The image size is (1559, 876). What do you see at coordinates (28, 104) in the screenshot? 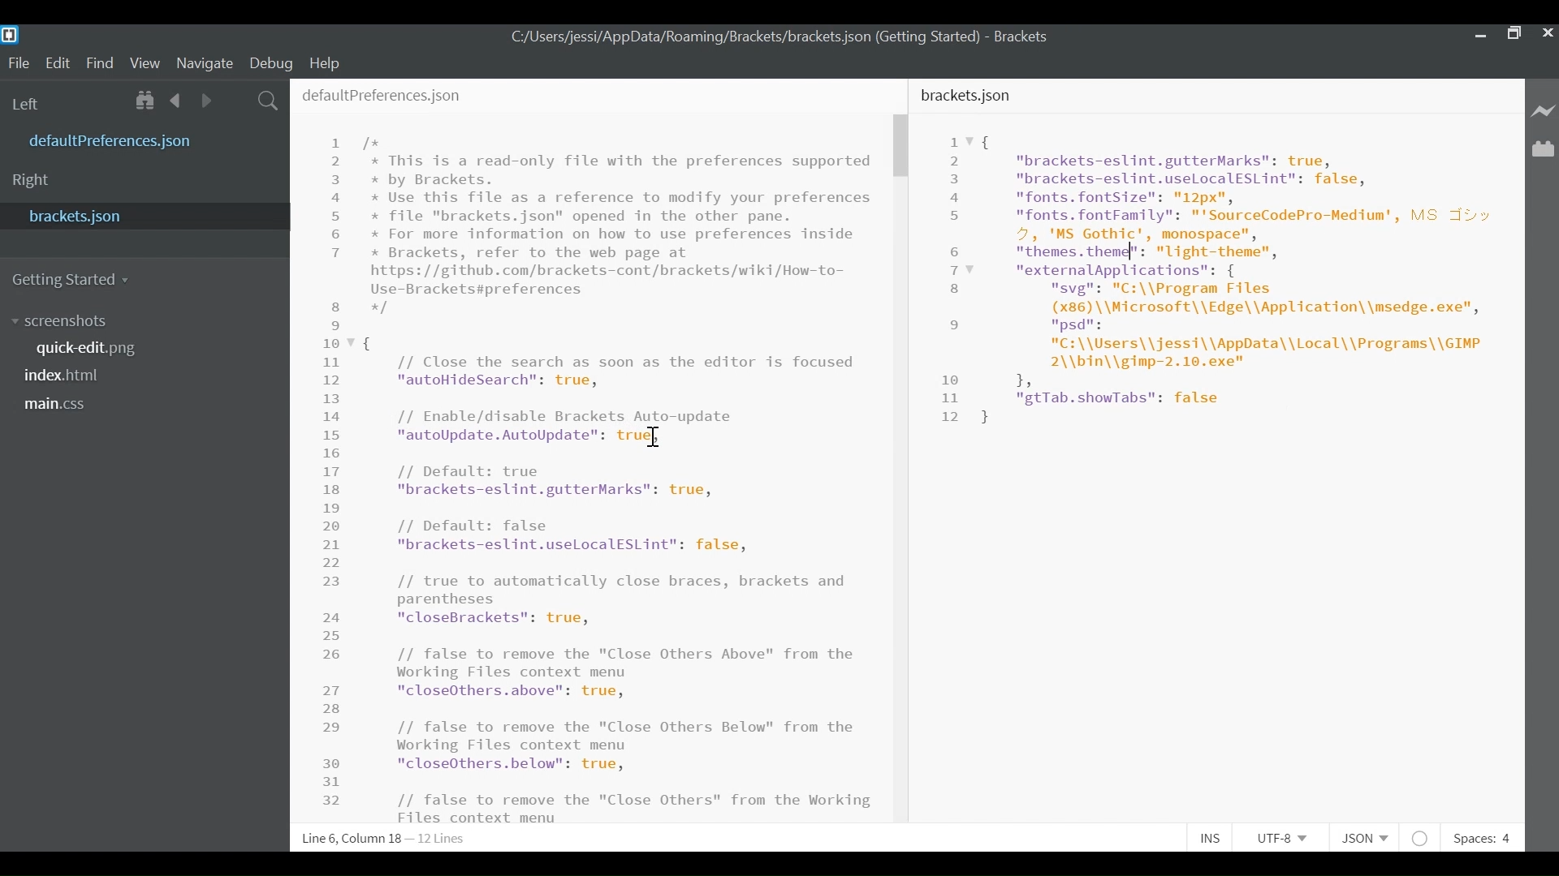
I see `Left` at bounding box center [28, 104].